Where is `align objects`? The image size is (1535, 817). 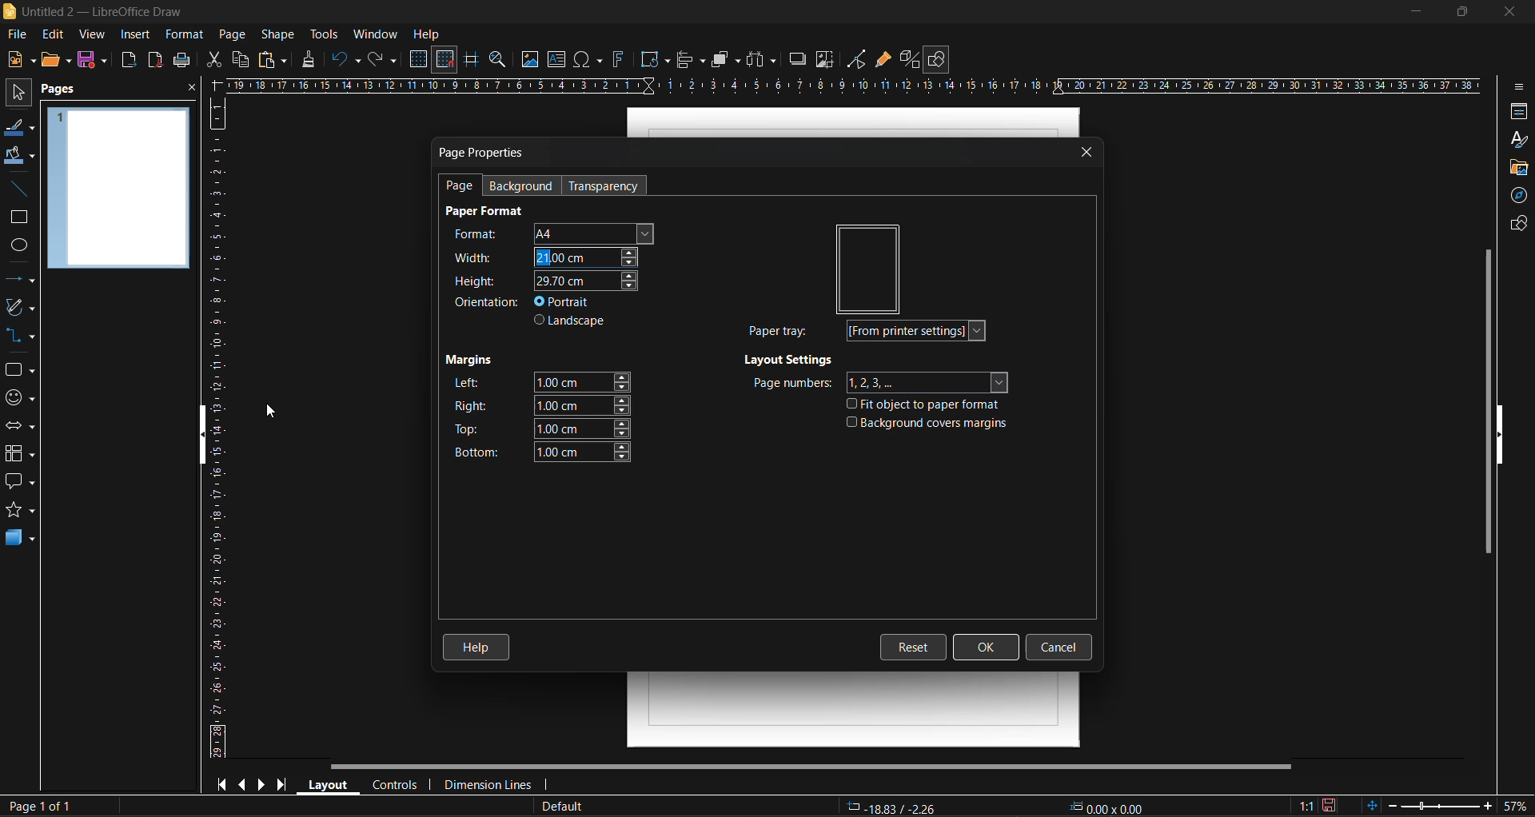
align objects is located at coordinates (692, 62).